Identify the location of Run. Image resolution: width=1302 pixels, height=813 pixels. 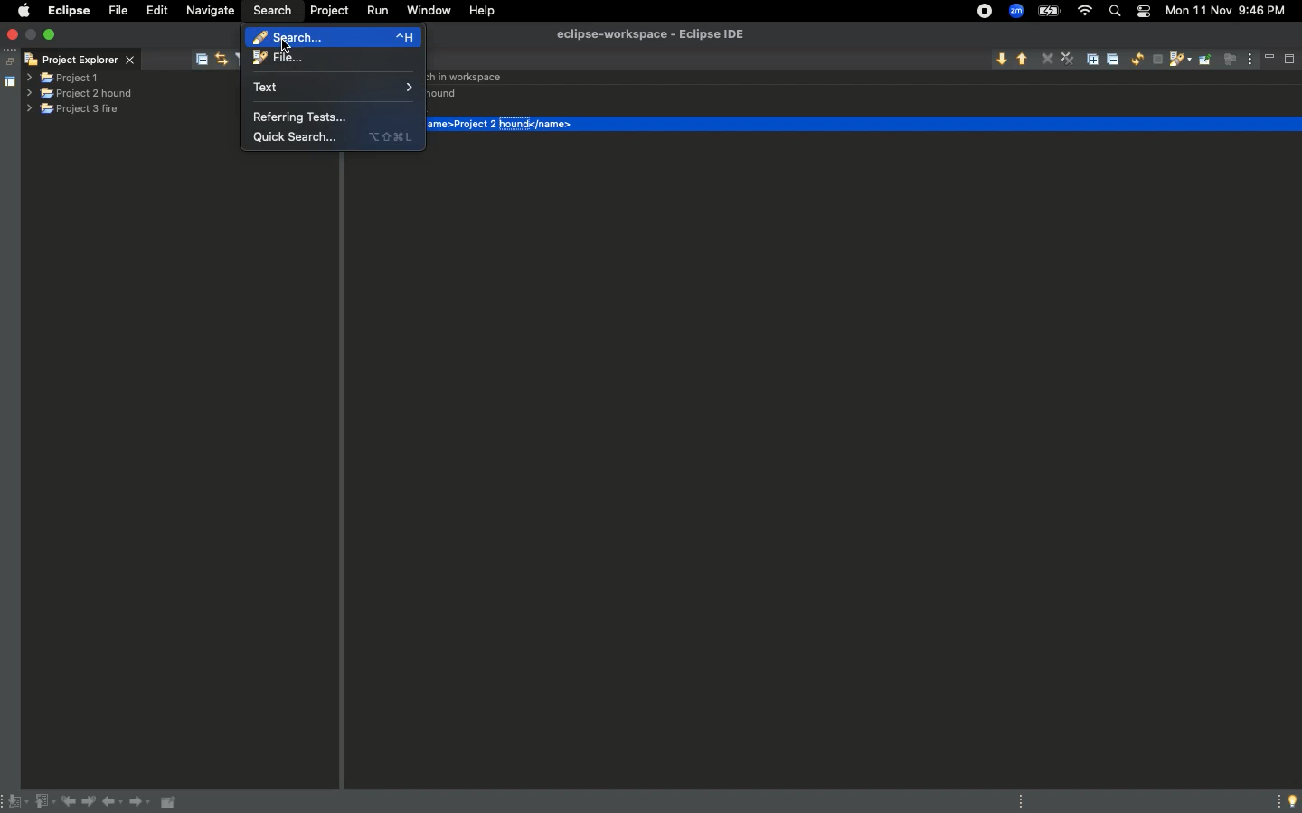
(376, 11).